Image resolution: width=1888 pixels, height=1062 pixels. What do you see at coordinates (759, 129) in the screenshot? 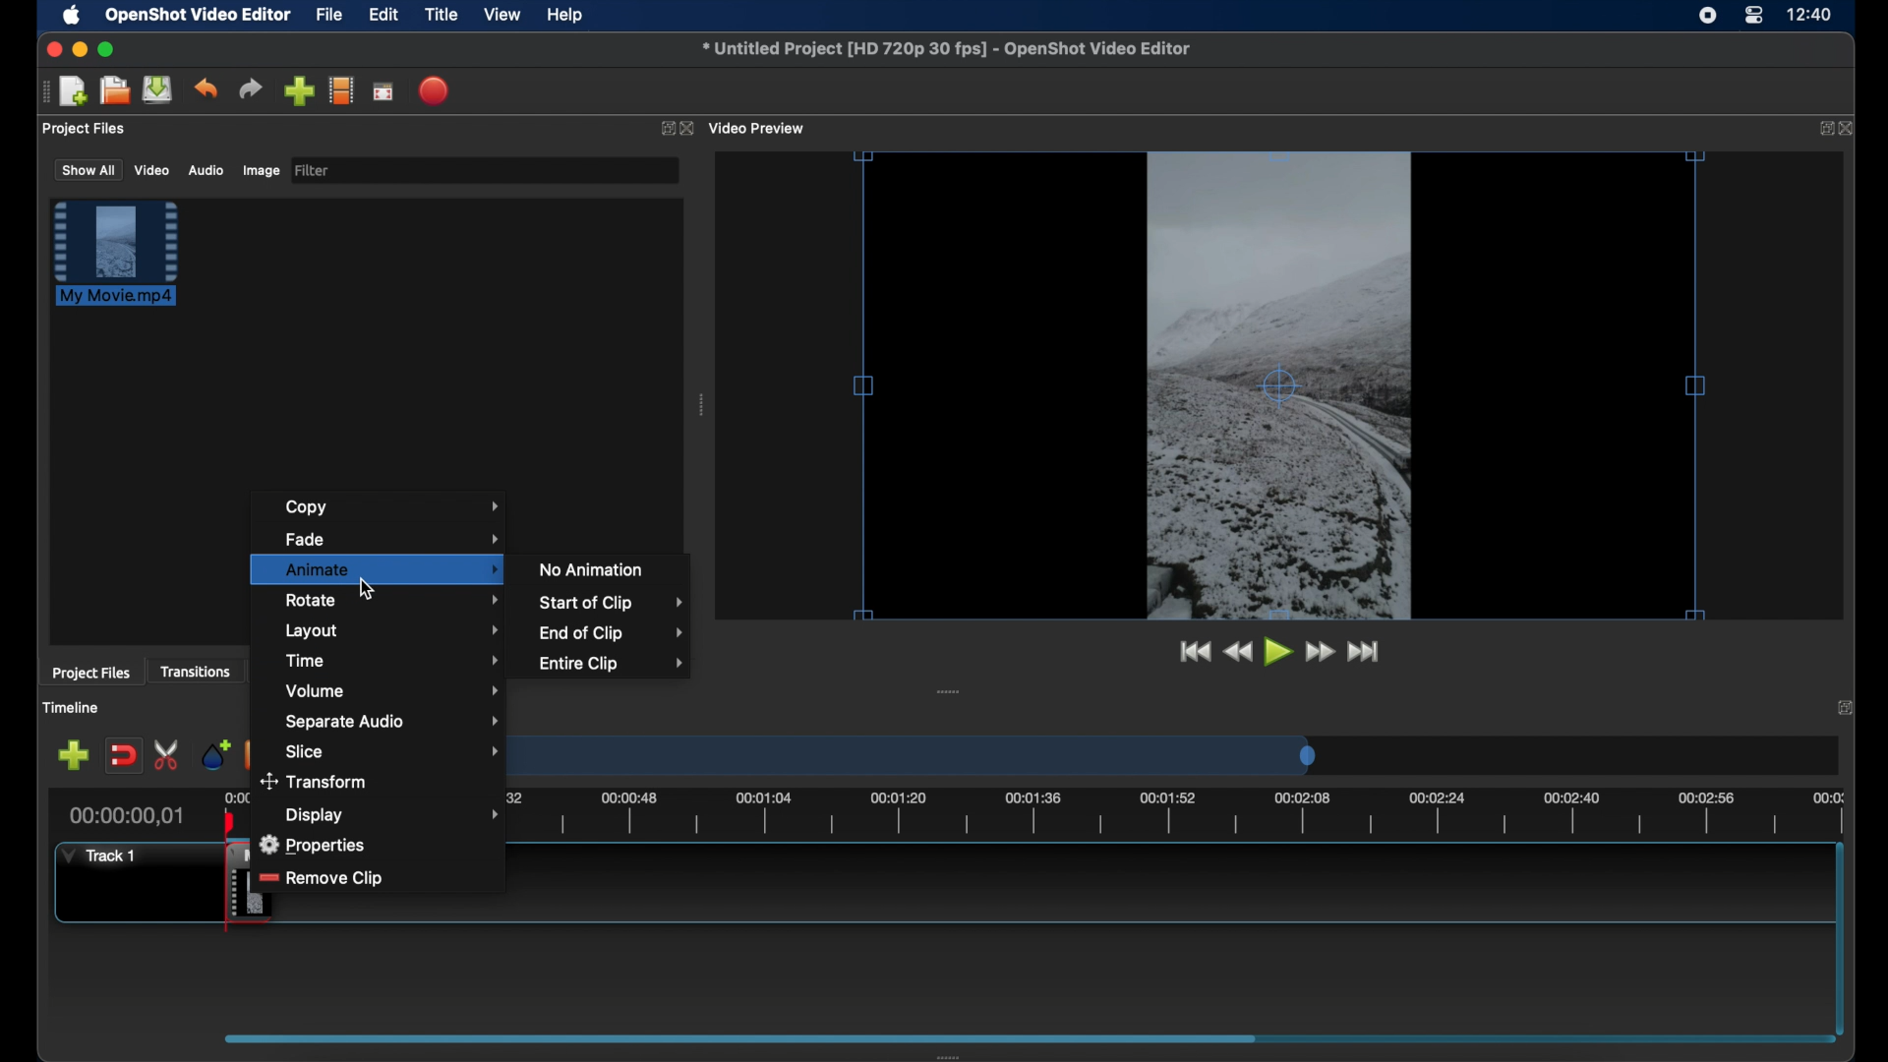
I see `video preview` at bounding box center [759, 129].